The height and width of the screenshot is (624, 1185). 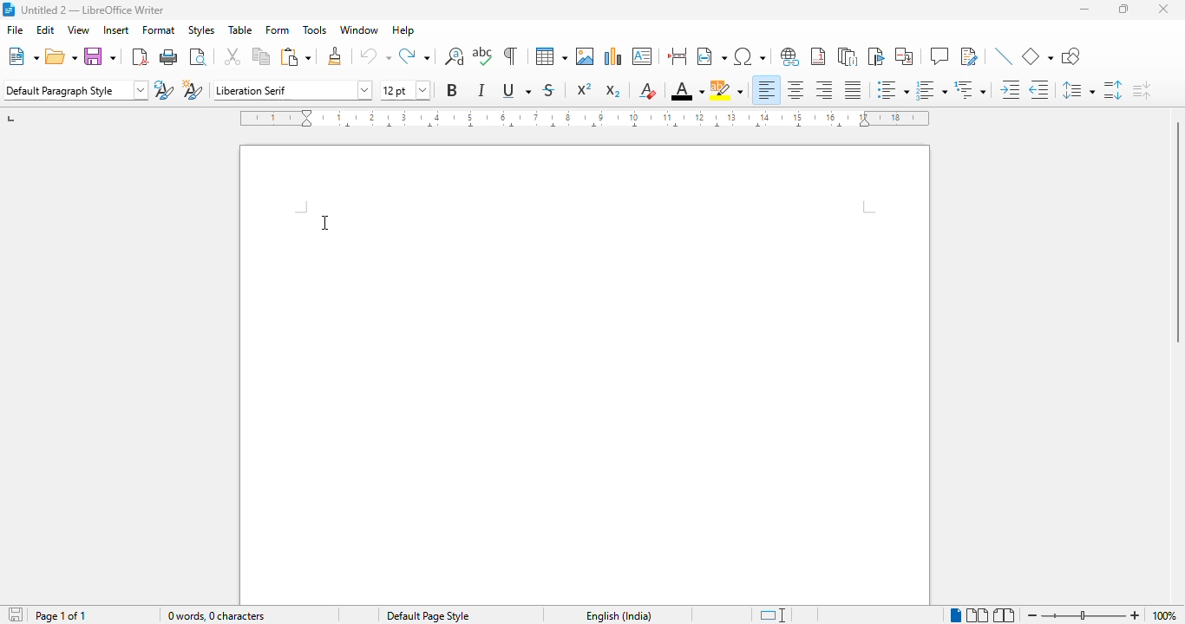 I want to click on increase paragraph spacing, so click(x=1114, y=90).